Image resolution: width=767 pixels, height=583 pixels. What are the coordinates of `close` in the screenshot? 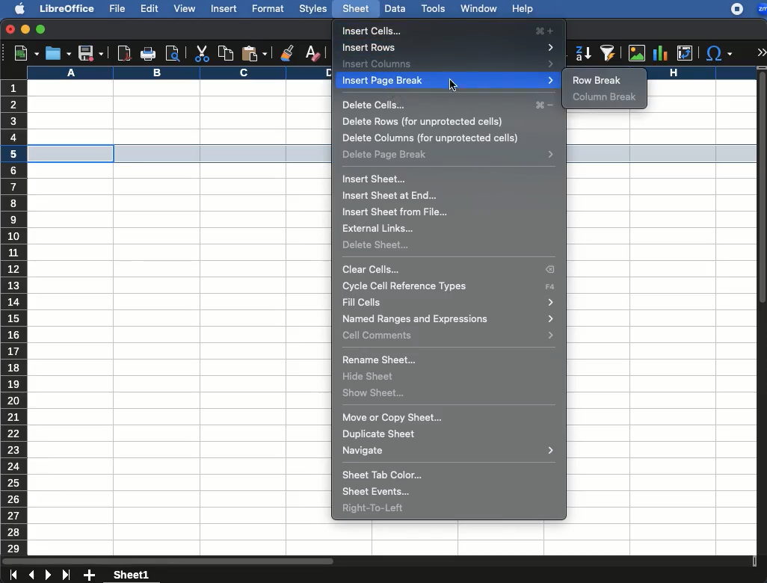 It's located at (9, 29).